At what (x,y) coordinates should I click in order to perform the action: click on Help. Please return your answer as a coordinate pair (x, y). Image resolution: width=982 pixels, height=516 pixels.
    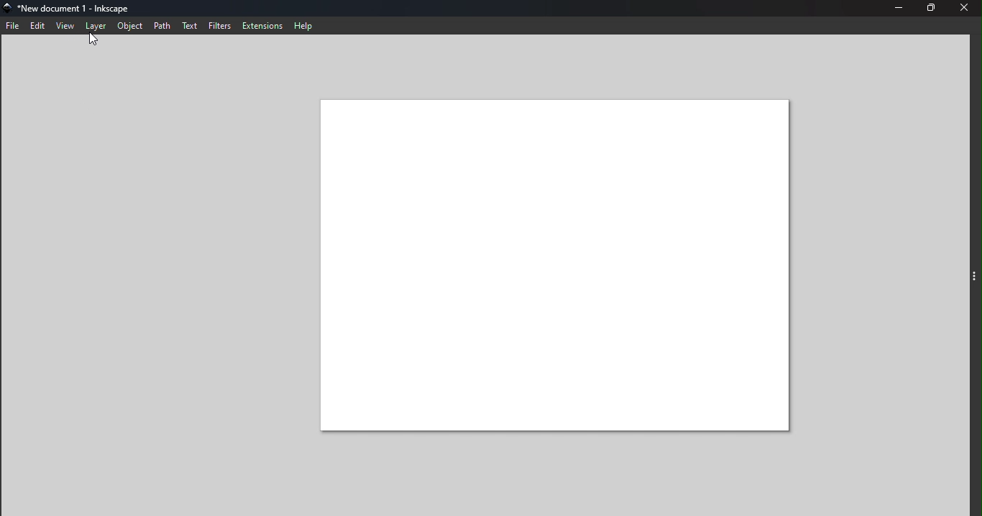
    Looking at the image, I should click on (306, 27).